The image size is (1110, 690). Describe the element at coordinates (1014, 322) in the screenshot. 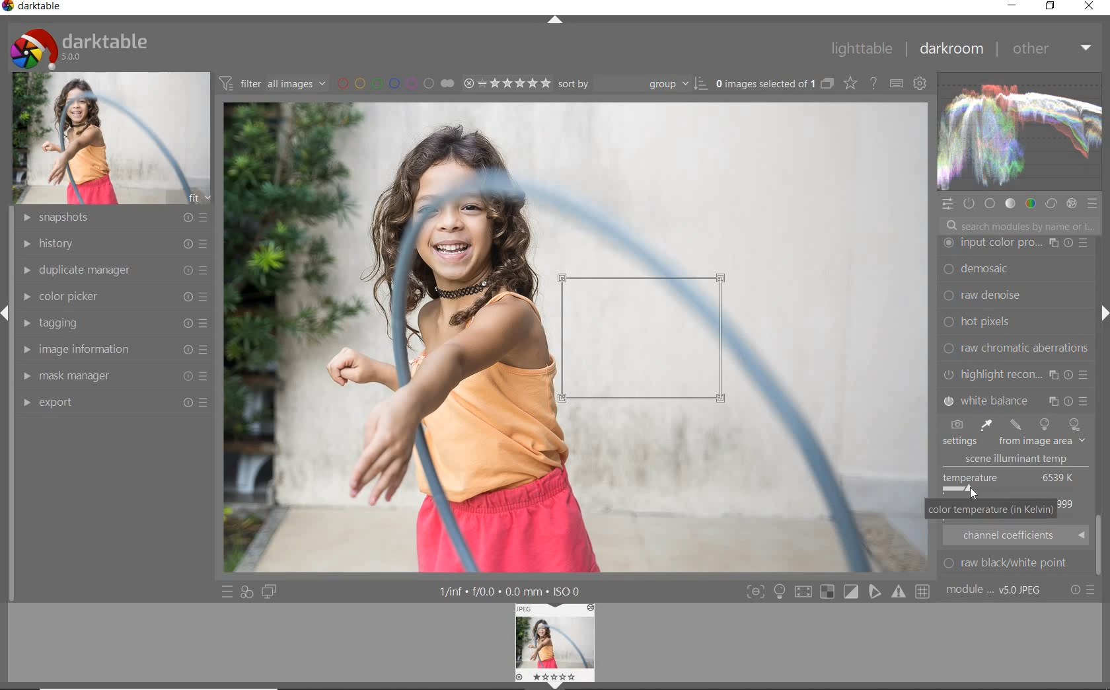

I see `output color preset` at that location.